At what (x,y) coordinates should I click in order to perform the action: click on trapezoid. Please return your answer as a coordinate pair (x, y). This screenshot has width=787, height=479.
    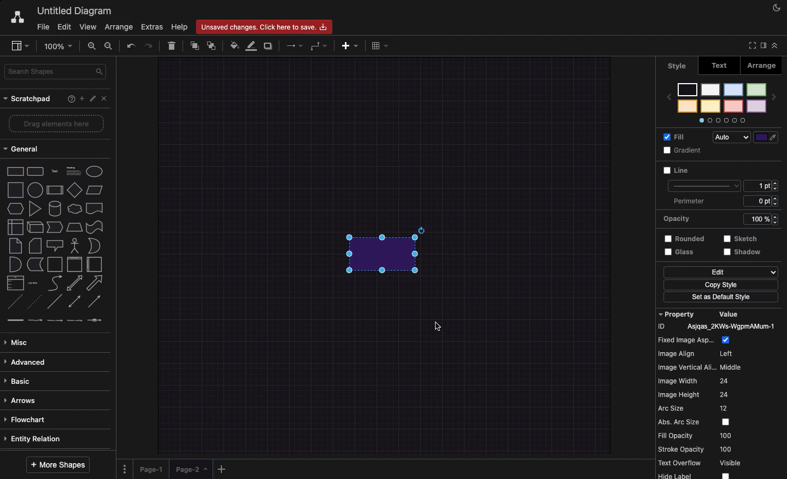
    Looking at the image, I should click on (74, 226).